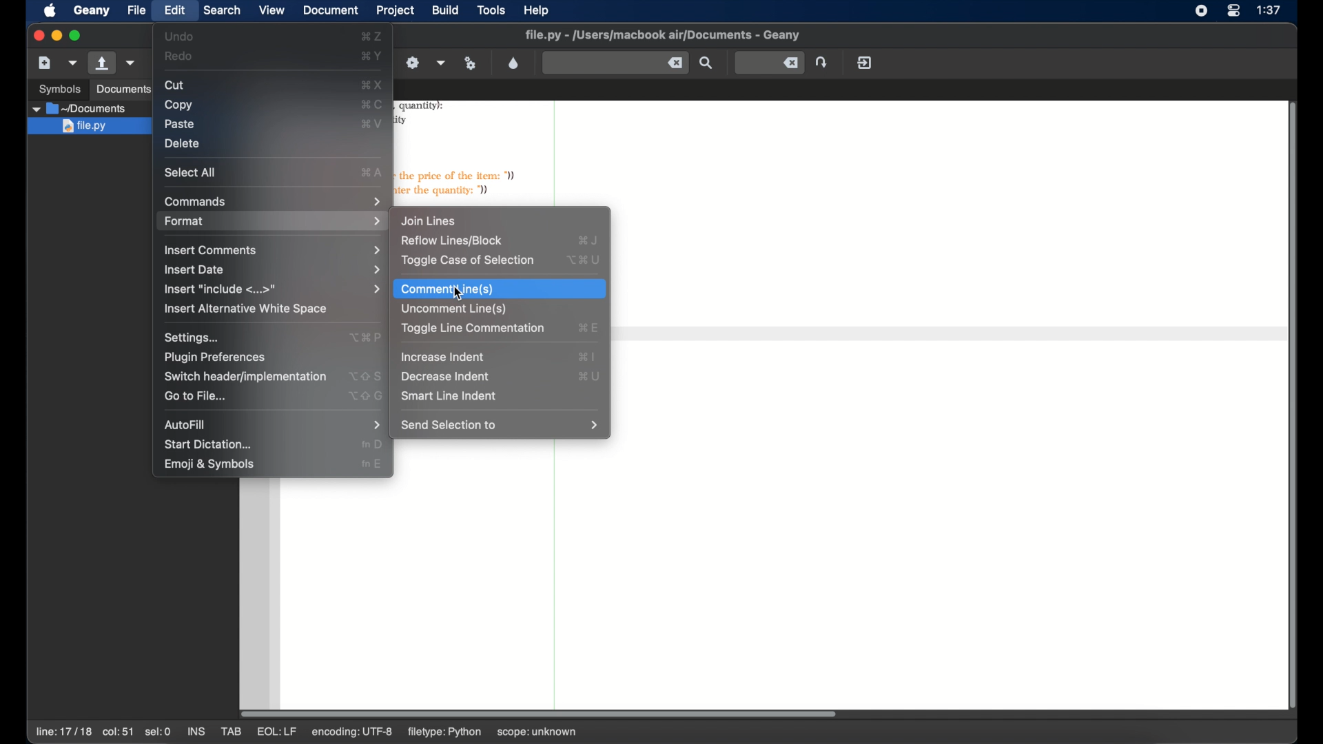 The image size is (1323, 744). What do you see at coordinates (513, 63) in the screenshot?
I see `color chooser dialog` at bounding box center [513, 63].